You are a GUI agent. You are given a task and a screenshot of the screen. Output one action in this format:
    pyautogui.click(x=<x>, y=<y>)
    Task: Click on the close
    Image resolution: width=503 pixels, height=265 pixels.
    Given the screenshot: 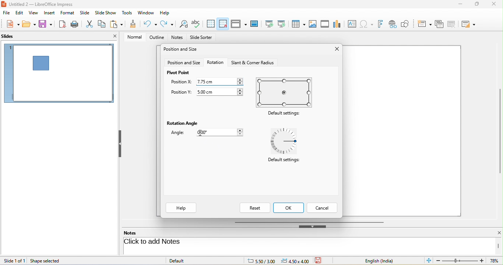 What is the action you would take?
    pyautogui.click(x=495, y=233)
    